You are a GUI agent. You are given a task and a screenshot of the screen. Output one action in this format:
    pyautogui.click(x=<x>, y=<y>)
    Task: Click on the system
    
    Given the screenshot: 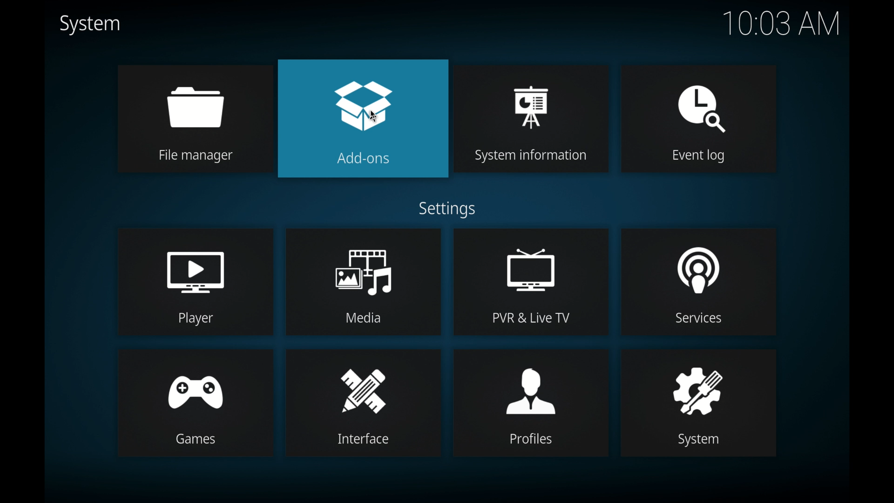 What is the action you would take?
    pyautogui.click(x=699, y=403)
    